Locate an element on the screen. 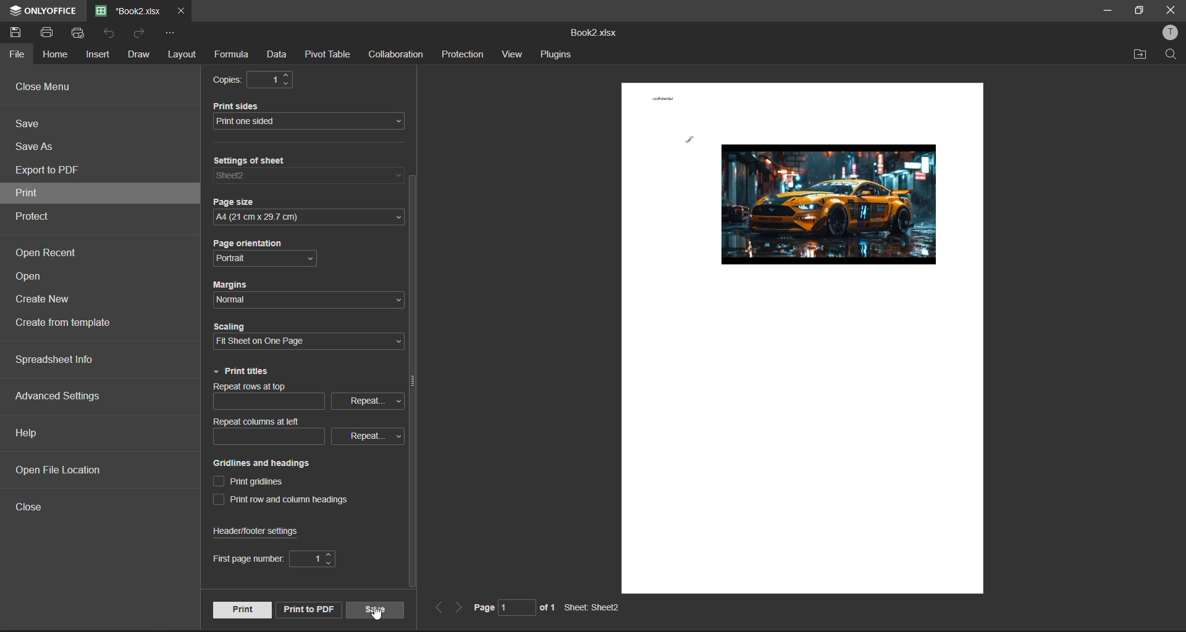 The image size is (1186, 632). repeat columns at left is located at coordinates (307, 431).